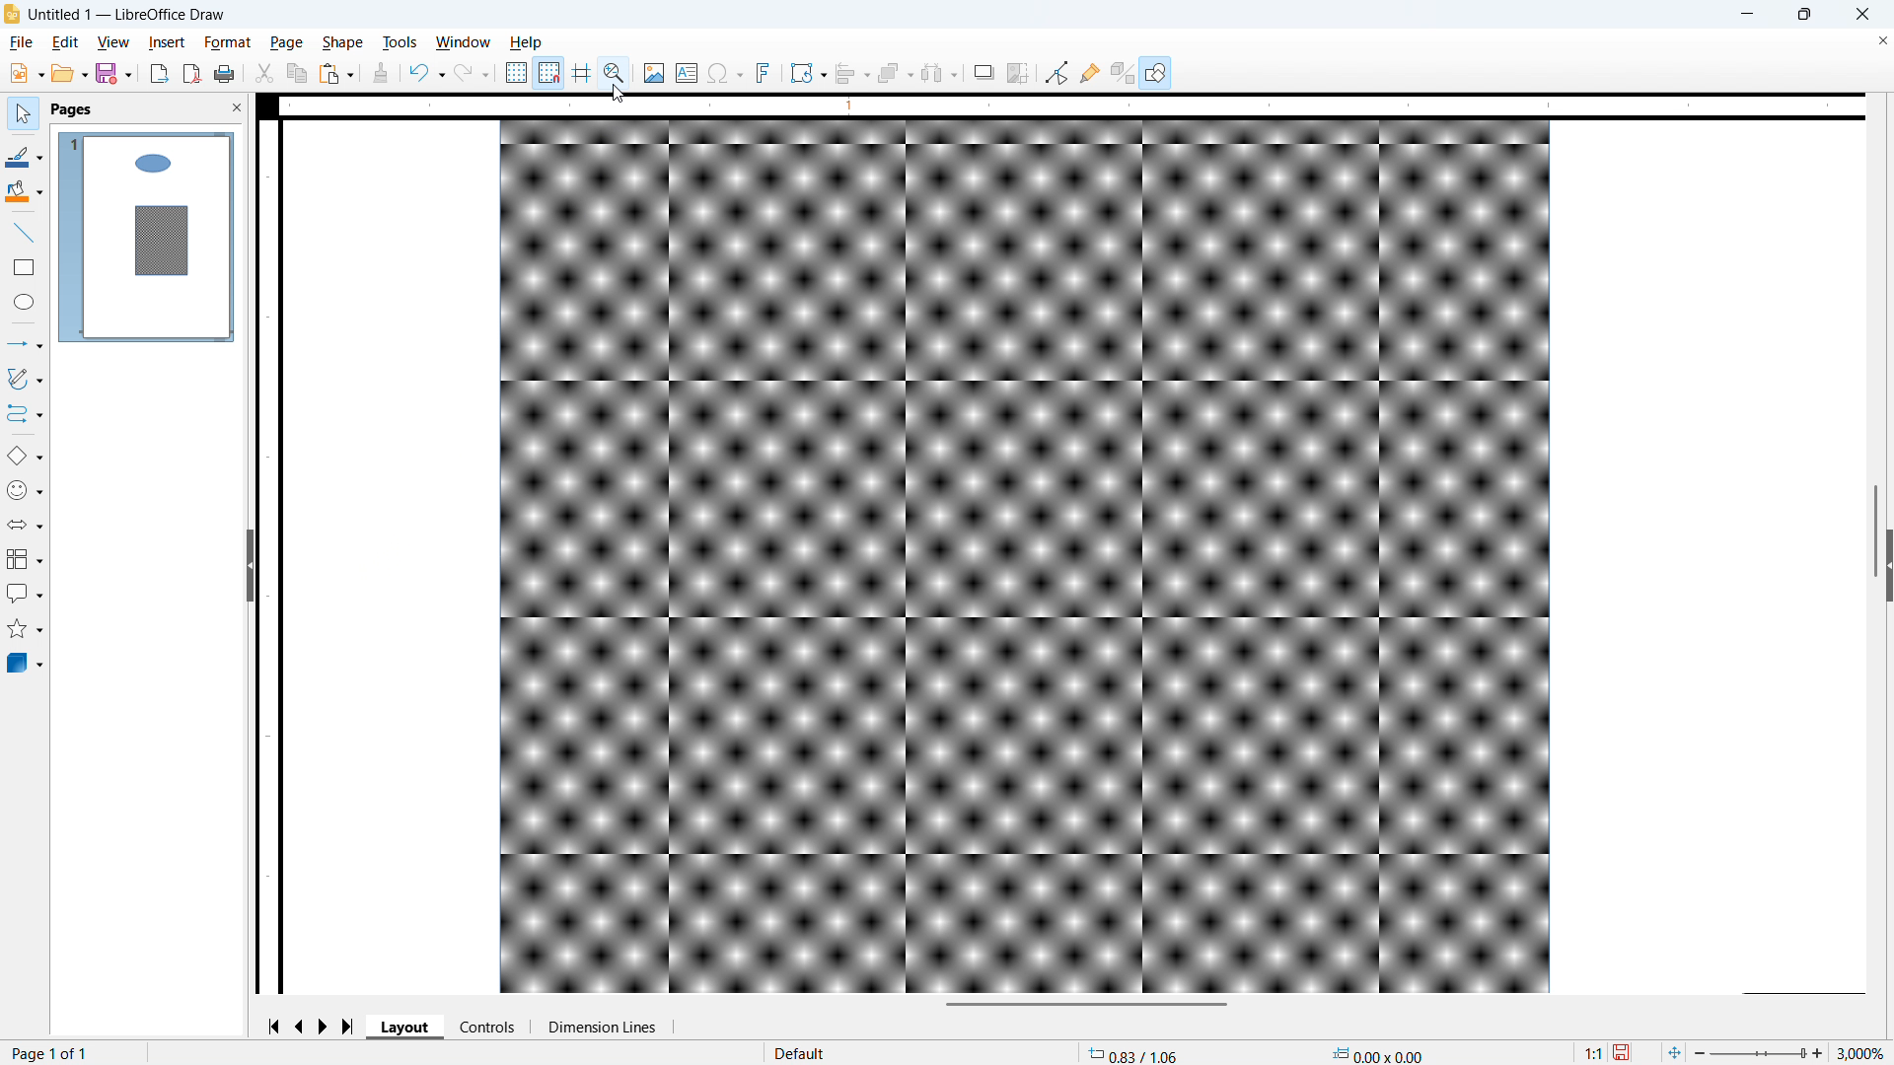 Image resolution: width=1894 pixels, height=1065 pixels. What do you see at coordinates (1019, 72) in the screenshot?
I see `Crop image ` at bounding box center [1019, 72].